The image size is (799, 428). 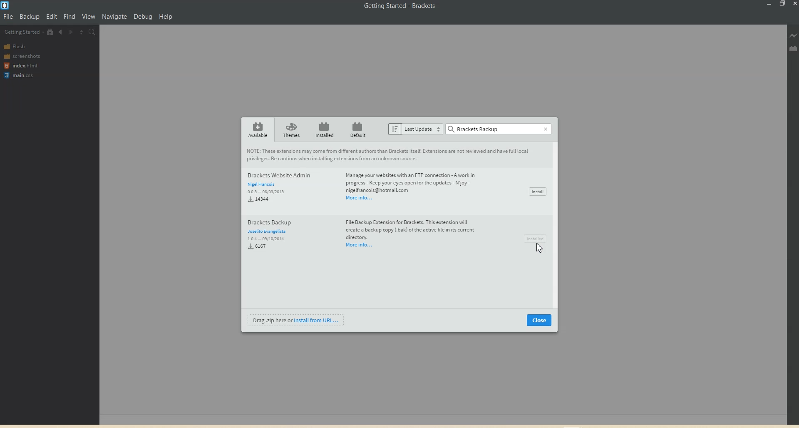 What do you see at coordinates (492, 130) in the screenshot?
I see `Search bar` at bounding box center [492, 130].